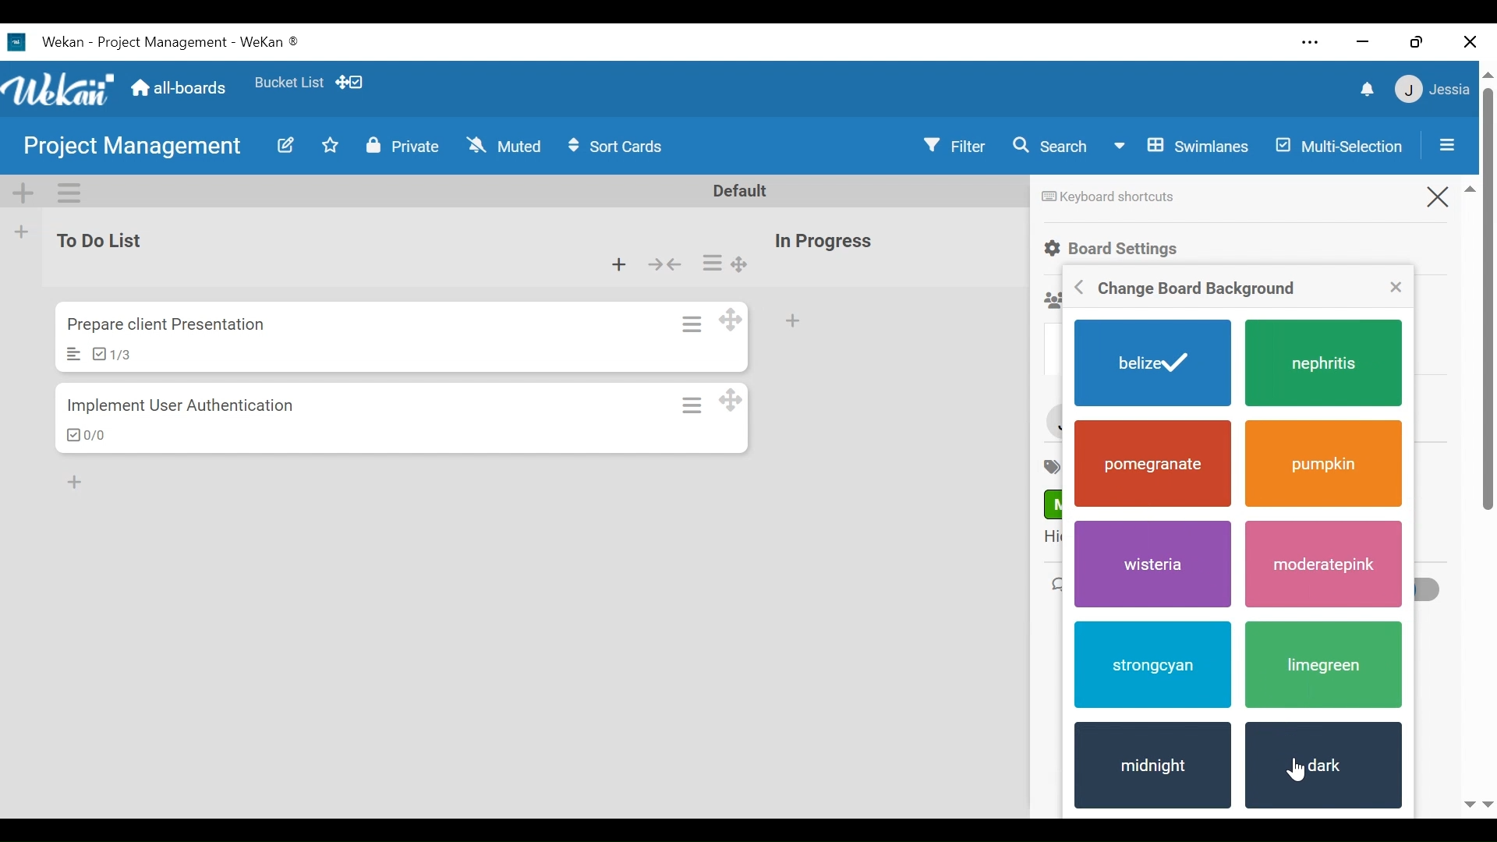  Describe the element at coordinates (721, 263) in the screenshot. I see `Card actions` at that location.